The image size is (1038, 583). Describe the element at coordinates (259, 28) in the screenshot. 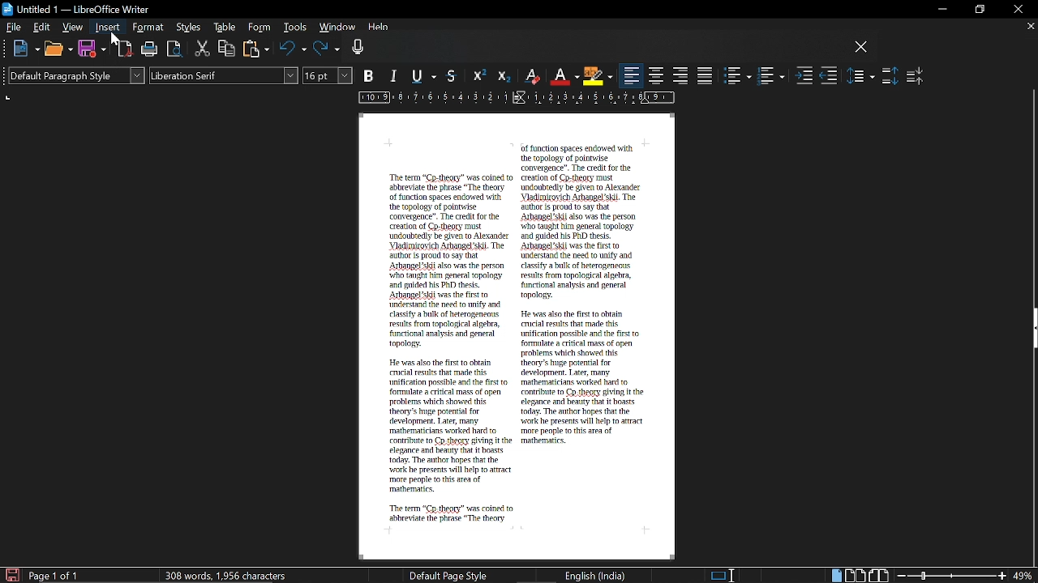

I see `Form` at that location.